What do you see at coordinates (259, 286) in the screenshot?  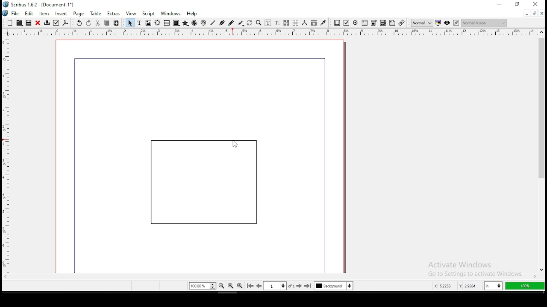 I see `go to previous page` at bounding box center [259, 286].